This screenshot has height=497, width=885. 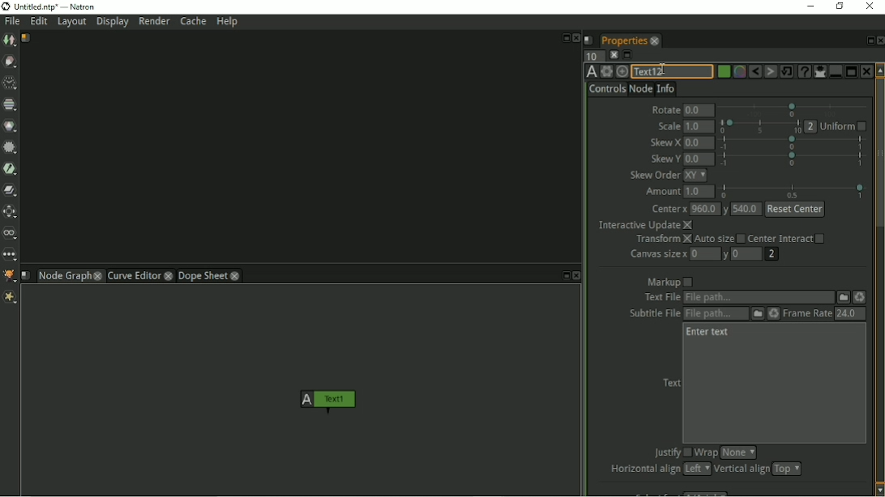 I want to click on Maximize, so click(x=851, y=70).